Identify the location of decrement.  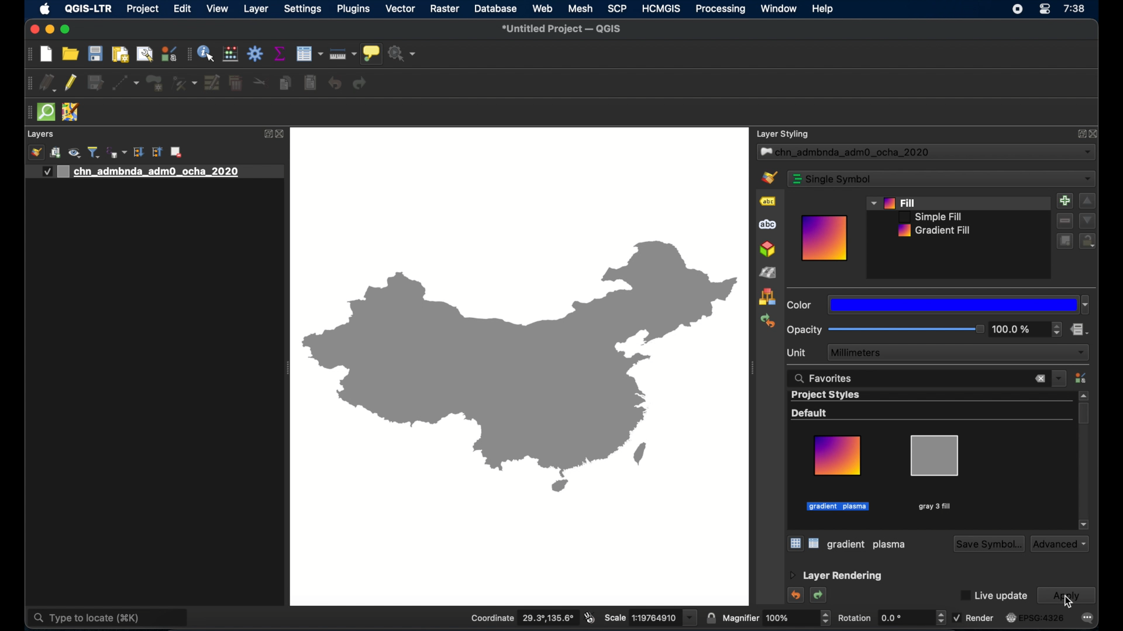
(1087, 221).